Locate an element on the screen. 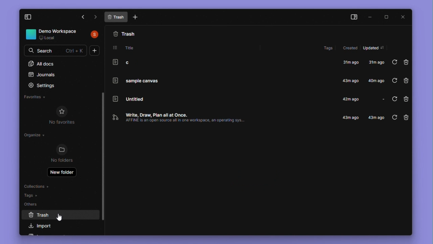  close is located at coordinates (403, 16).